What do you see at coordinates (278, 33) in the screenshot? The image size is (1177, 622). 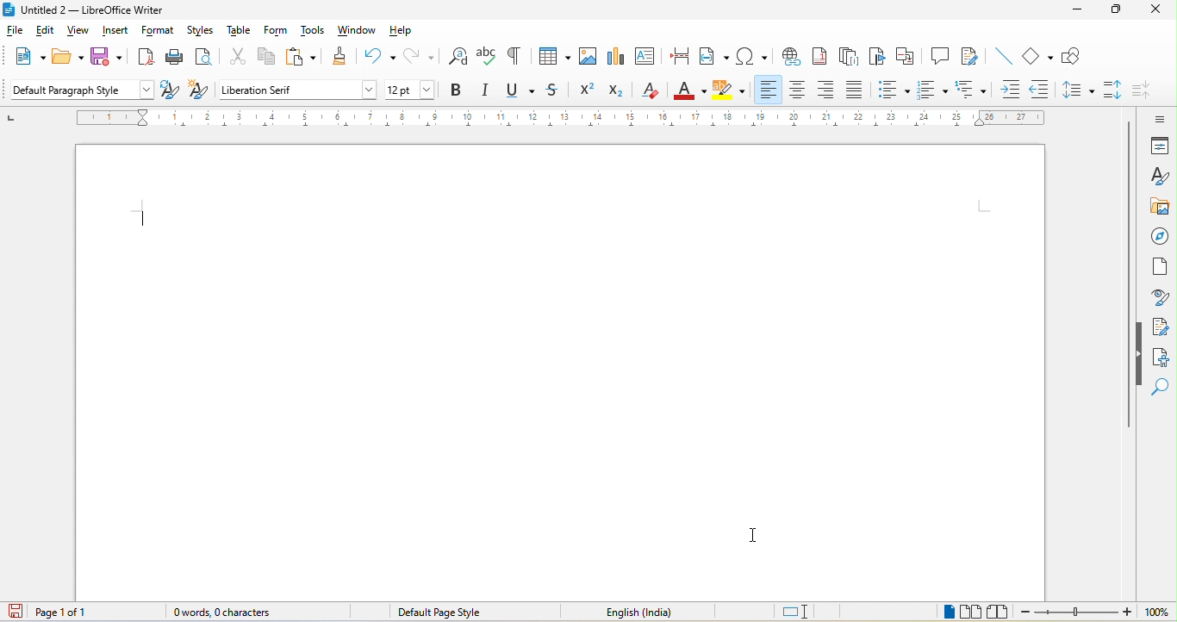 I see `form` at bounding box center [278, 33].